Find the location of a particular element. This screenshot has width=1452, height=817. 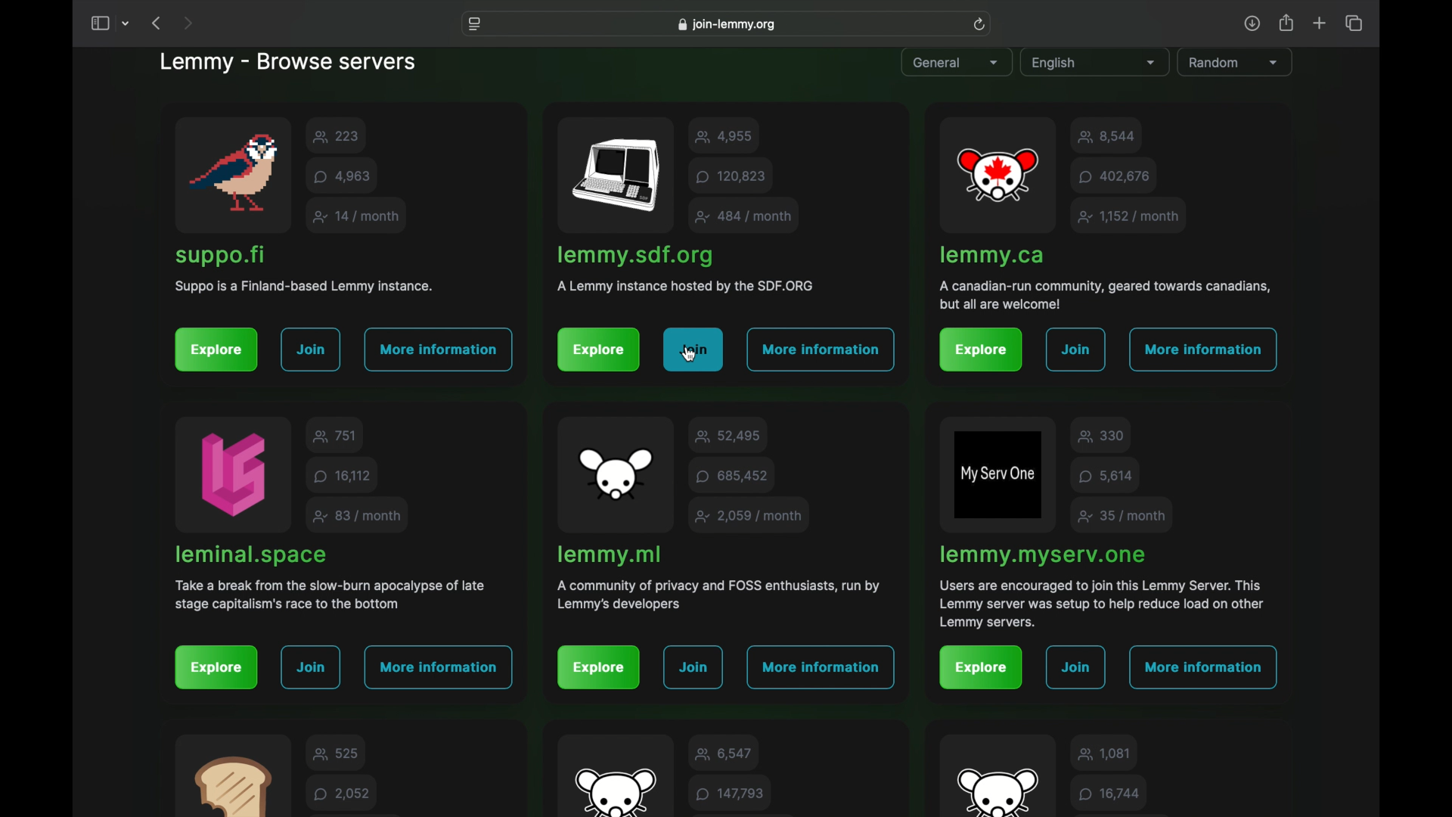

comments is located at coordinates (345, 176).